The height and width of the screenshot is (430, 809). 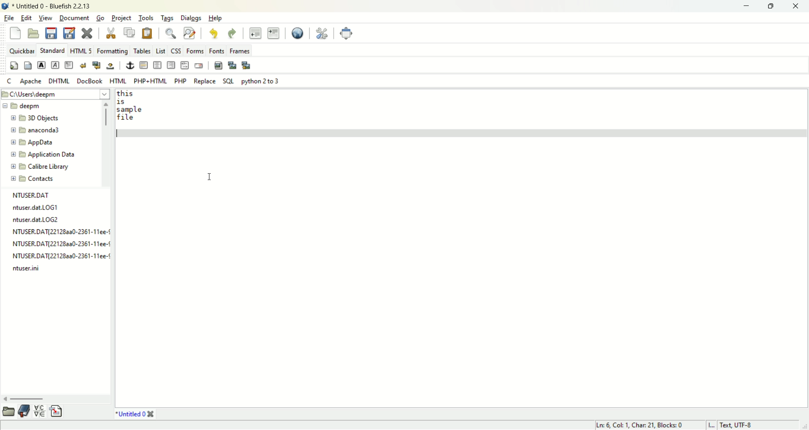 I want to click on anchor, so click(x=129, y=65).